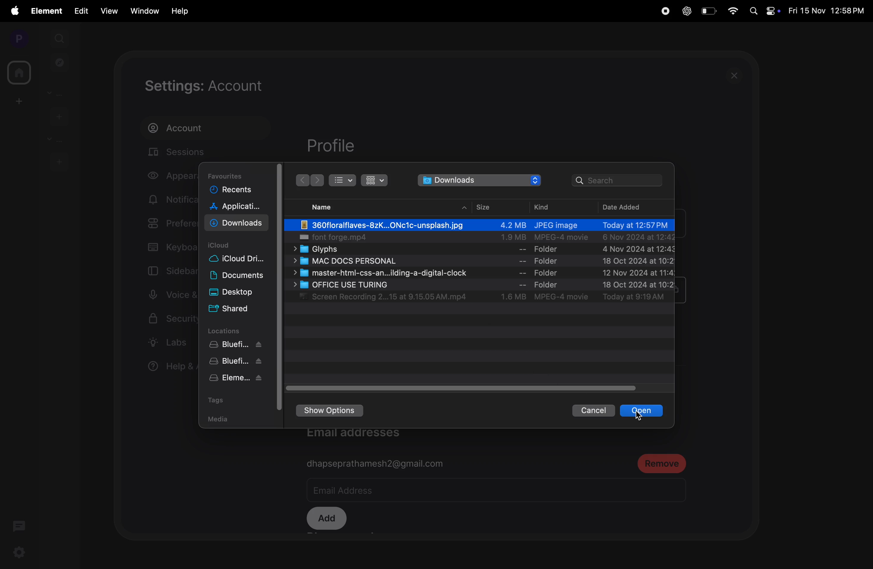 The width and height of the screenshot is (873, 569). I want to click on date, so click(625, 206).